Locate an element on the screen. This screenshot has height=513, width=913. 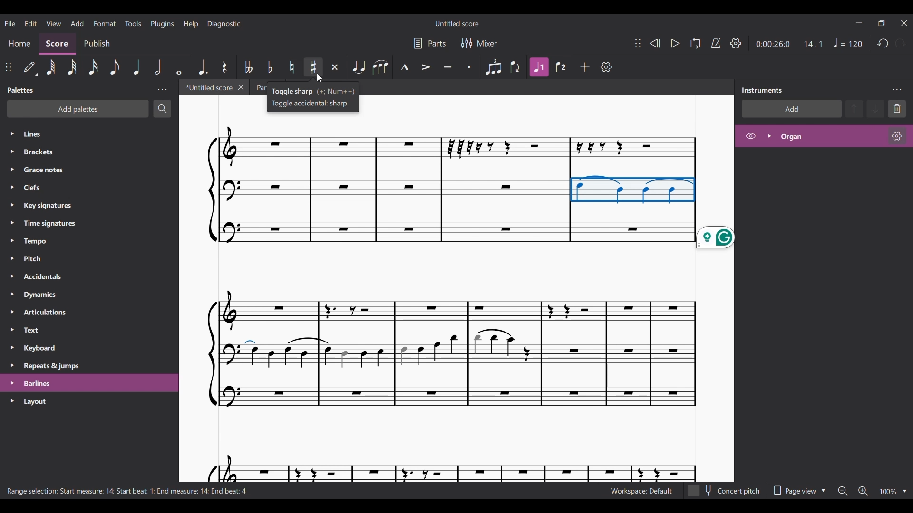
Move selection down is located at coordinates (875, 109).